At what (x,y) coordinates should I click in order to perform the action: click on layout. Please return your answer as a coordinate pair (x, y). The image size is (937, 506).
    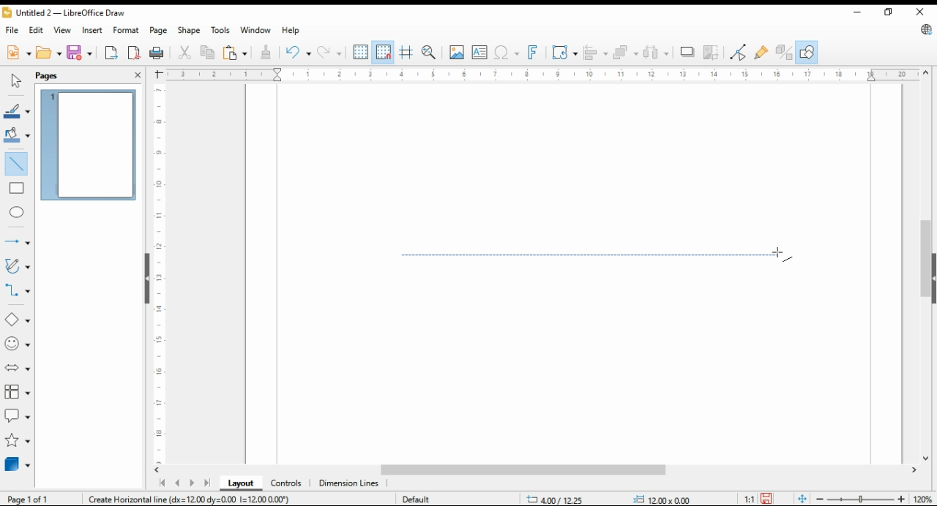
    Looking at the image, I should click on (242, 483).